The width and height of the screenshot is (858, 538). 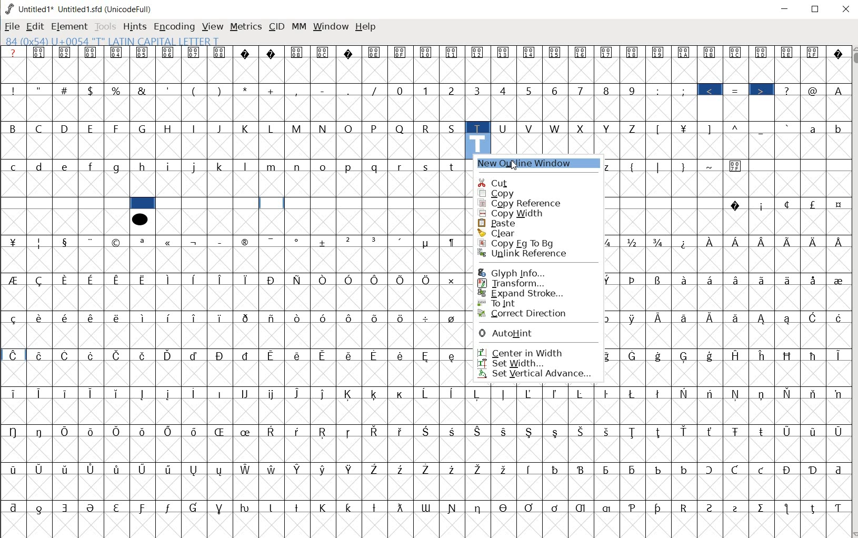 What do you see at coordinates (41, 394) in the screenshot?
I see `Symbol` at bounding box center [41, 394].